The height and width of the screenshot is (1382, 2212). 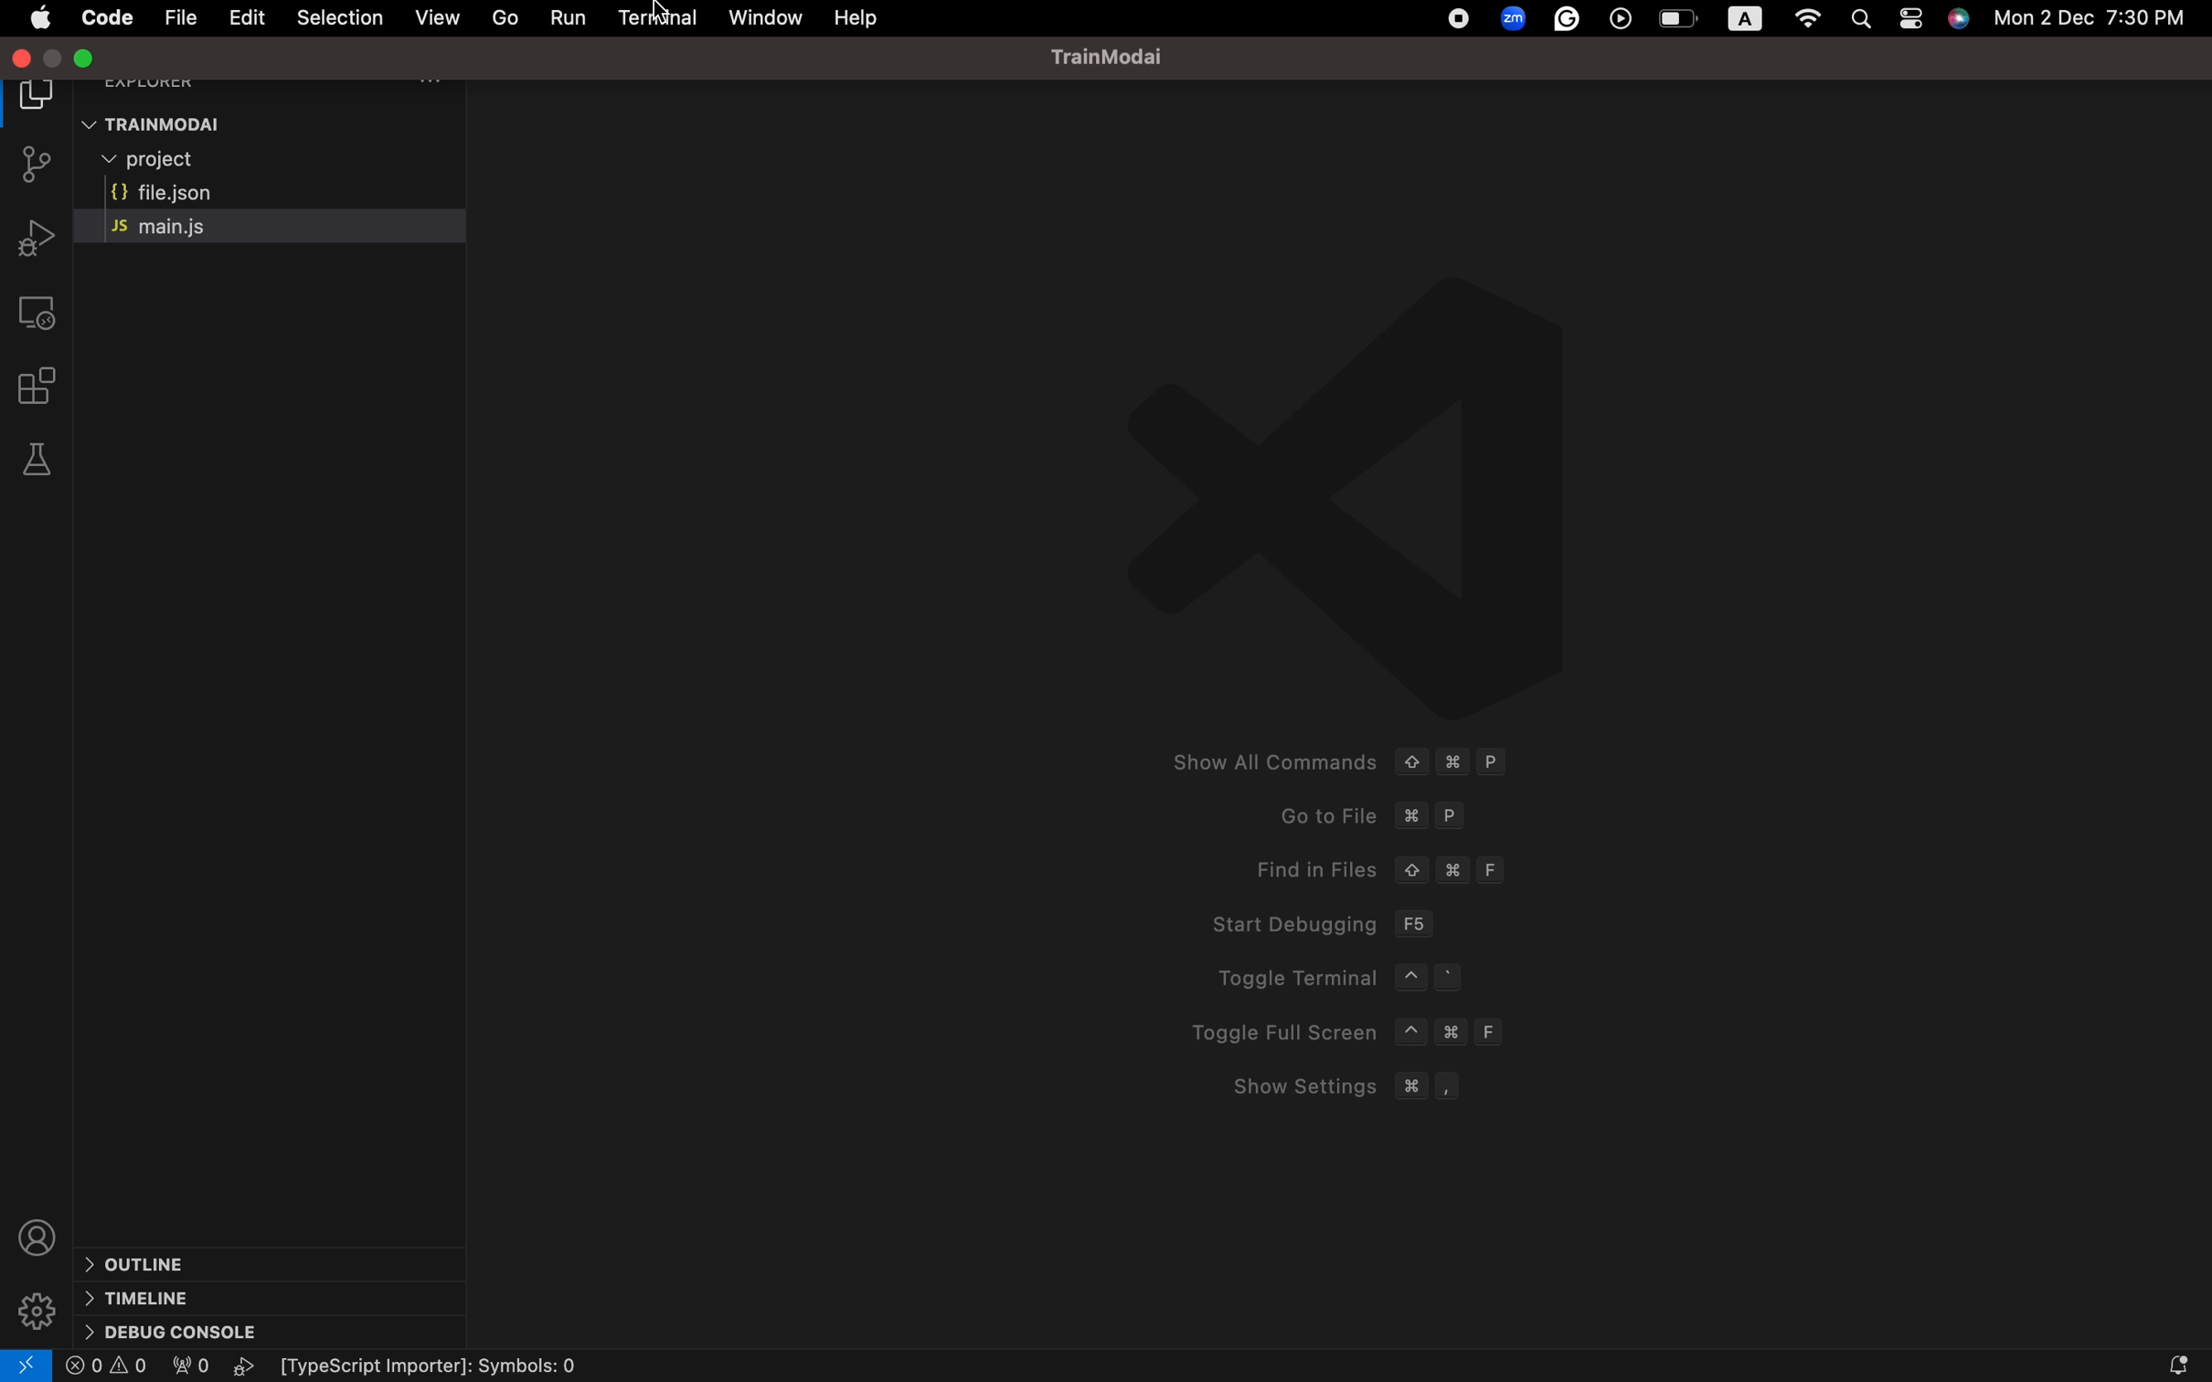 I want to click on play, so click(x=249, y=1366).